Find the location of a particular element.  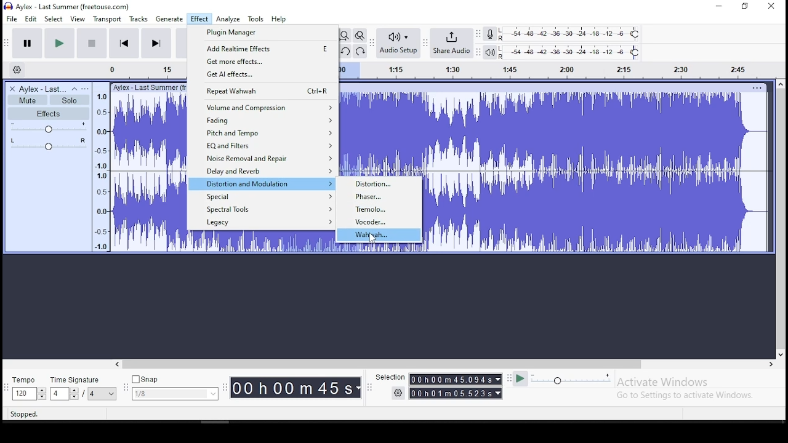

time signature is located at coordinates (84, 389).